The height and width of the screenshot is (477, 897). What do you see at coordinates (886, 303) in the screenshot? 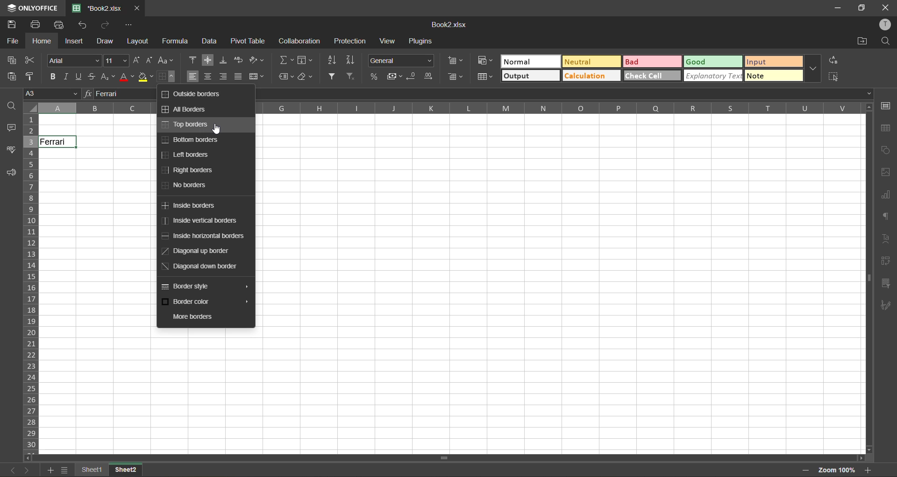
I see `signature` at bounding box center [886, 303].